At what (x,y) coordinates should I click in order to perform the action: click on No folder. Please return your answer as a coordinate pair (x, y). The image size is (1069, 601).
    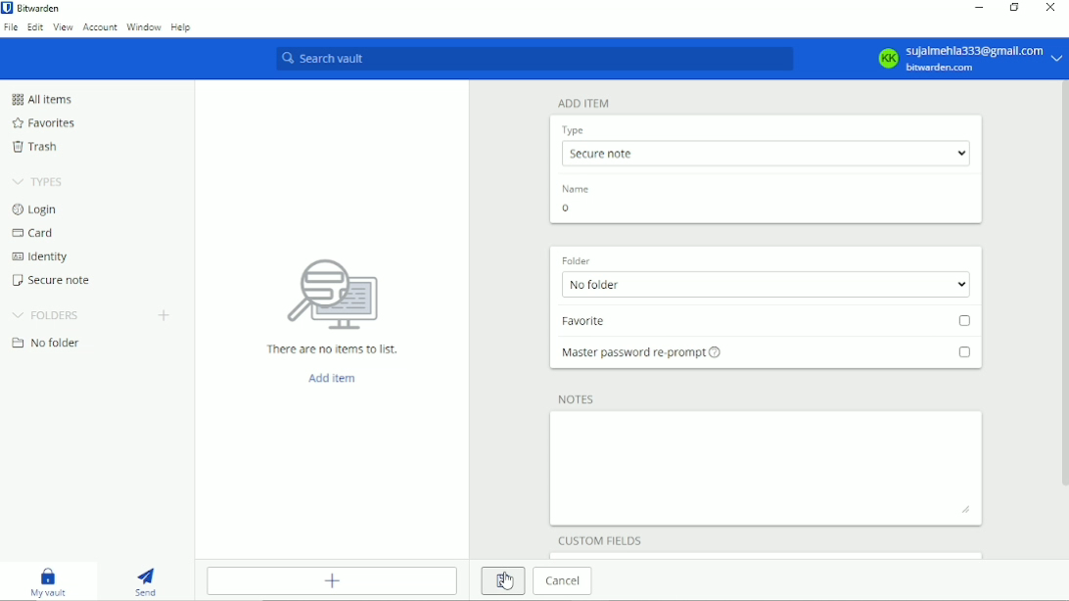
    Looking at the image, I should click on (46, 344).